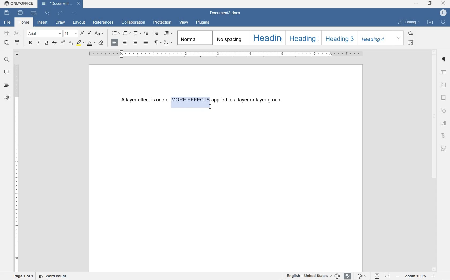 Image resolution: width=450 pixels, height=280 pixels. What do you see at coordinates (44, 33) in the screenshot?
I see `FONT NAME` at bounding box center [44, 33].